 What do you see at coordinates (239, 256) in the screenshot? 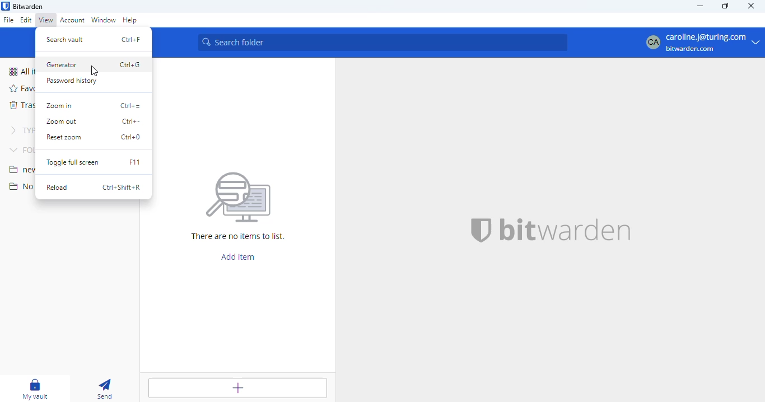
I see `add item` at bounding box center [239, 256].